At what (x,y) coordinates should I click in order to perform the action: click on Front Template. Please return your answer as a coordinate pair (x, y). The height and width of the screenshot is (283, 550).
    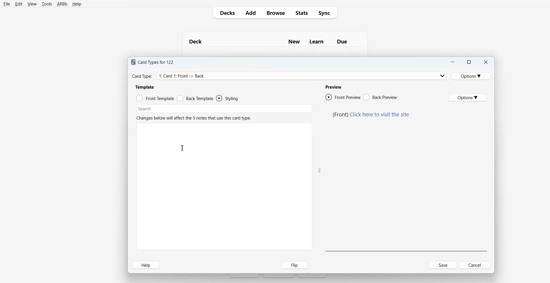
    Looking at the image, I should click on (155, 98).